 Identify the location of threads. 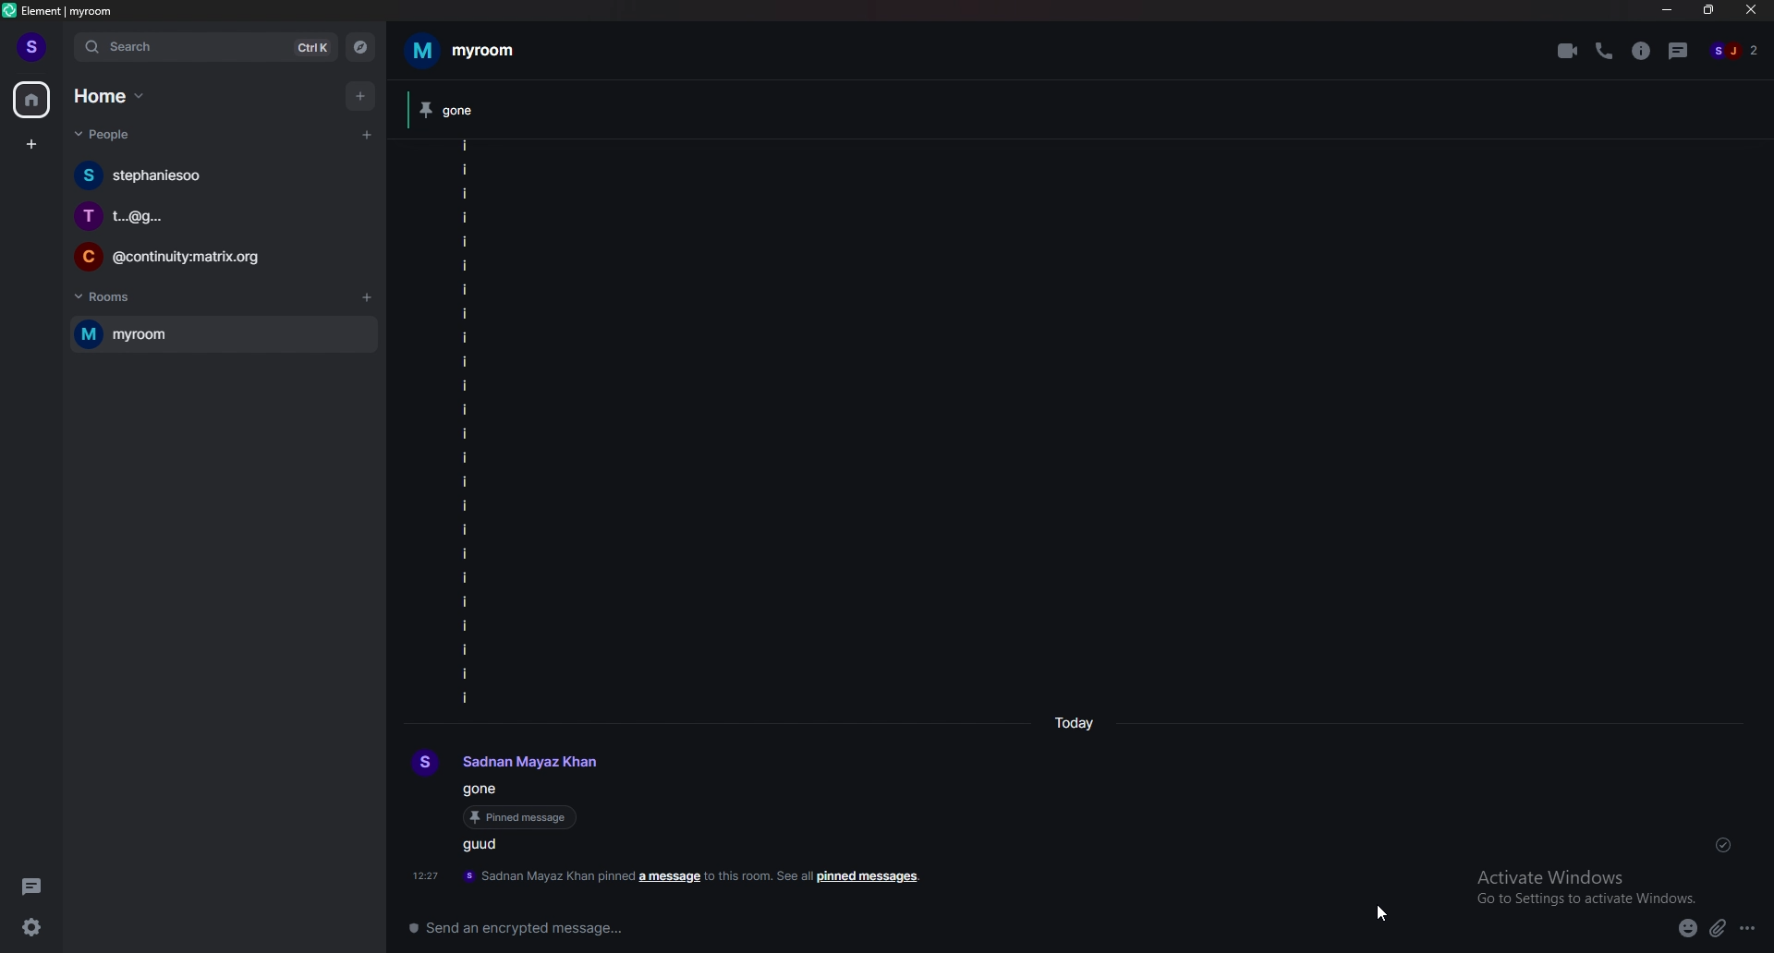
(33, 885).